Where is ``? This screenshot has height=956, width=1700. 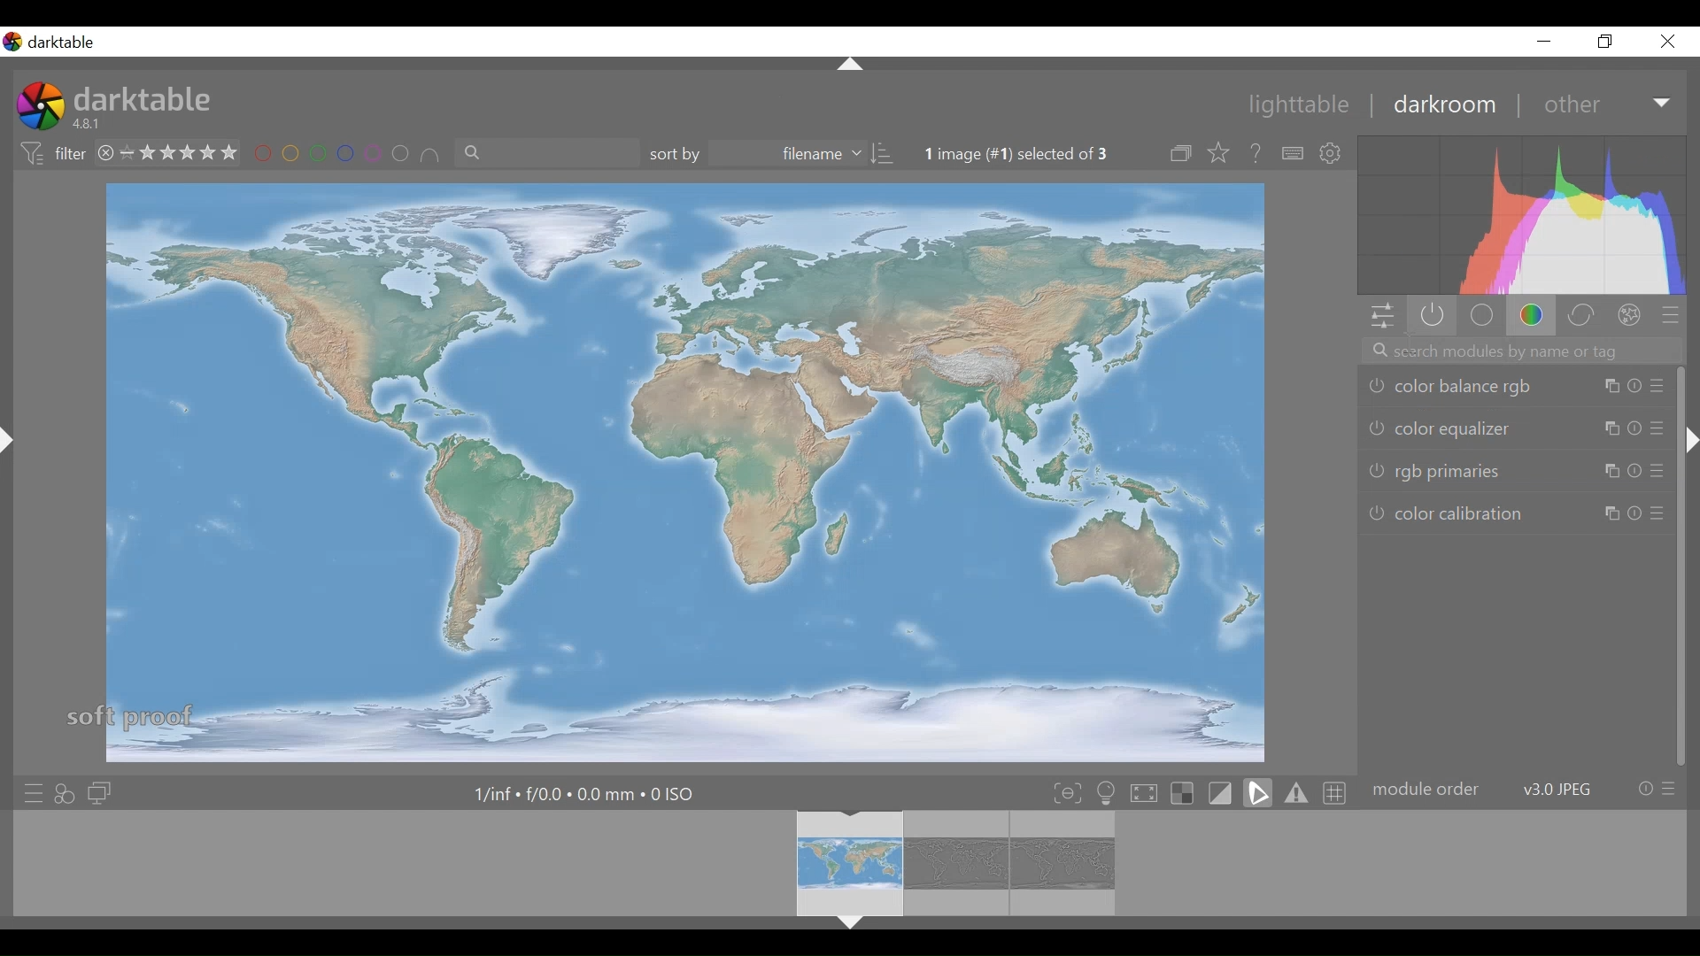
 is located at coordinates (852, 65).